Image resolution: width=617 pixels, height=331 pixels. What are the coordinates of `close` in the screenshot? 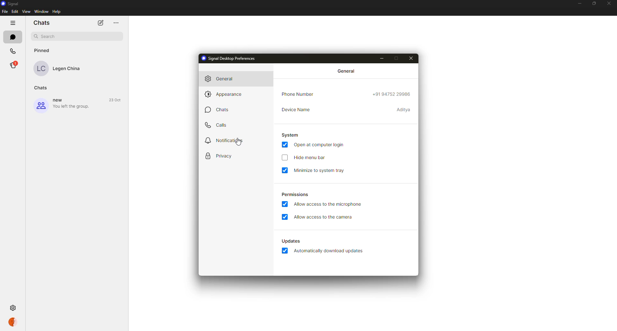 It's located at (610, 4).